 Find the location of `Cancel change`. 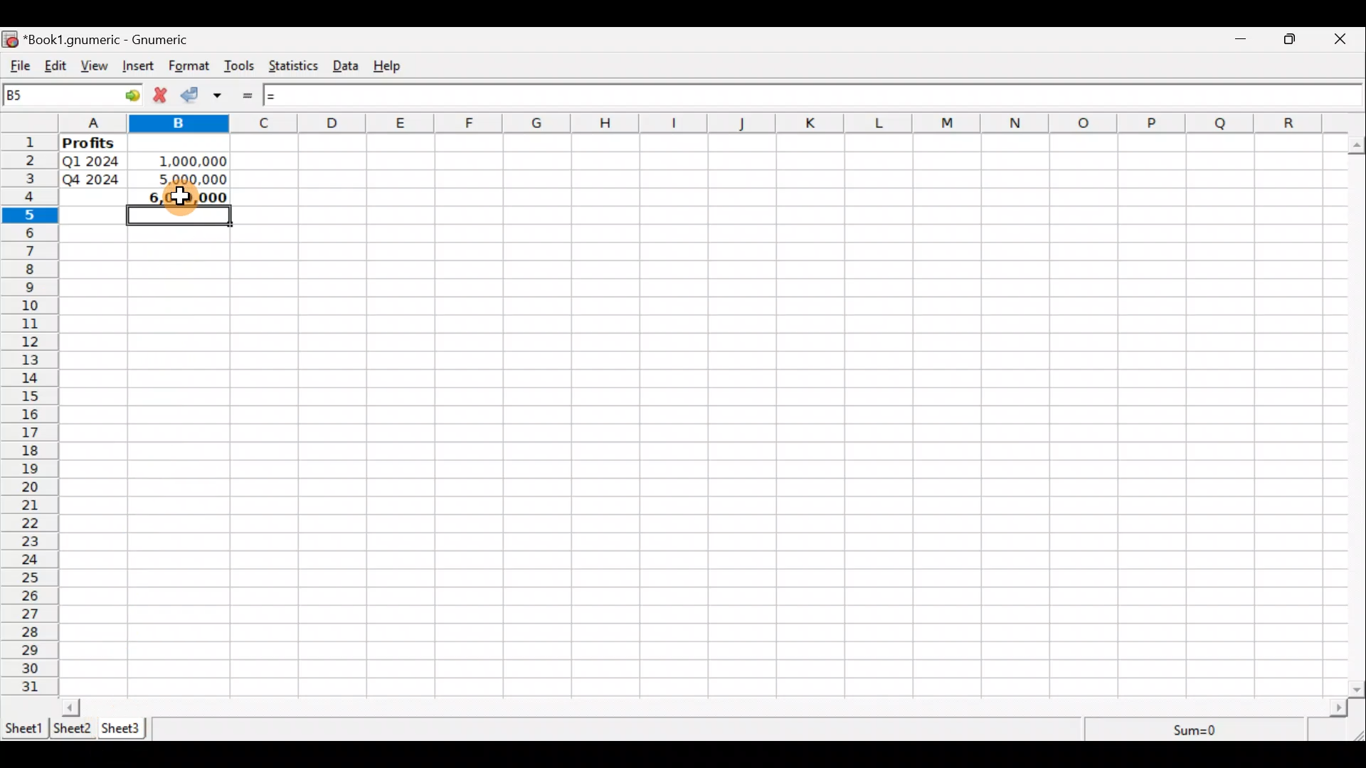

Cancel change is located at coordinates (163, 97).